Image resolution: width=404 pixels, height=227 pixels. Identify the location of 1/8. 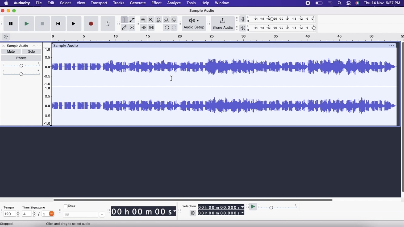
(84, 215).